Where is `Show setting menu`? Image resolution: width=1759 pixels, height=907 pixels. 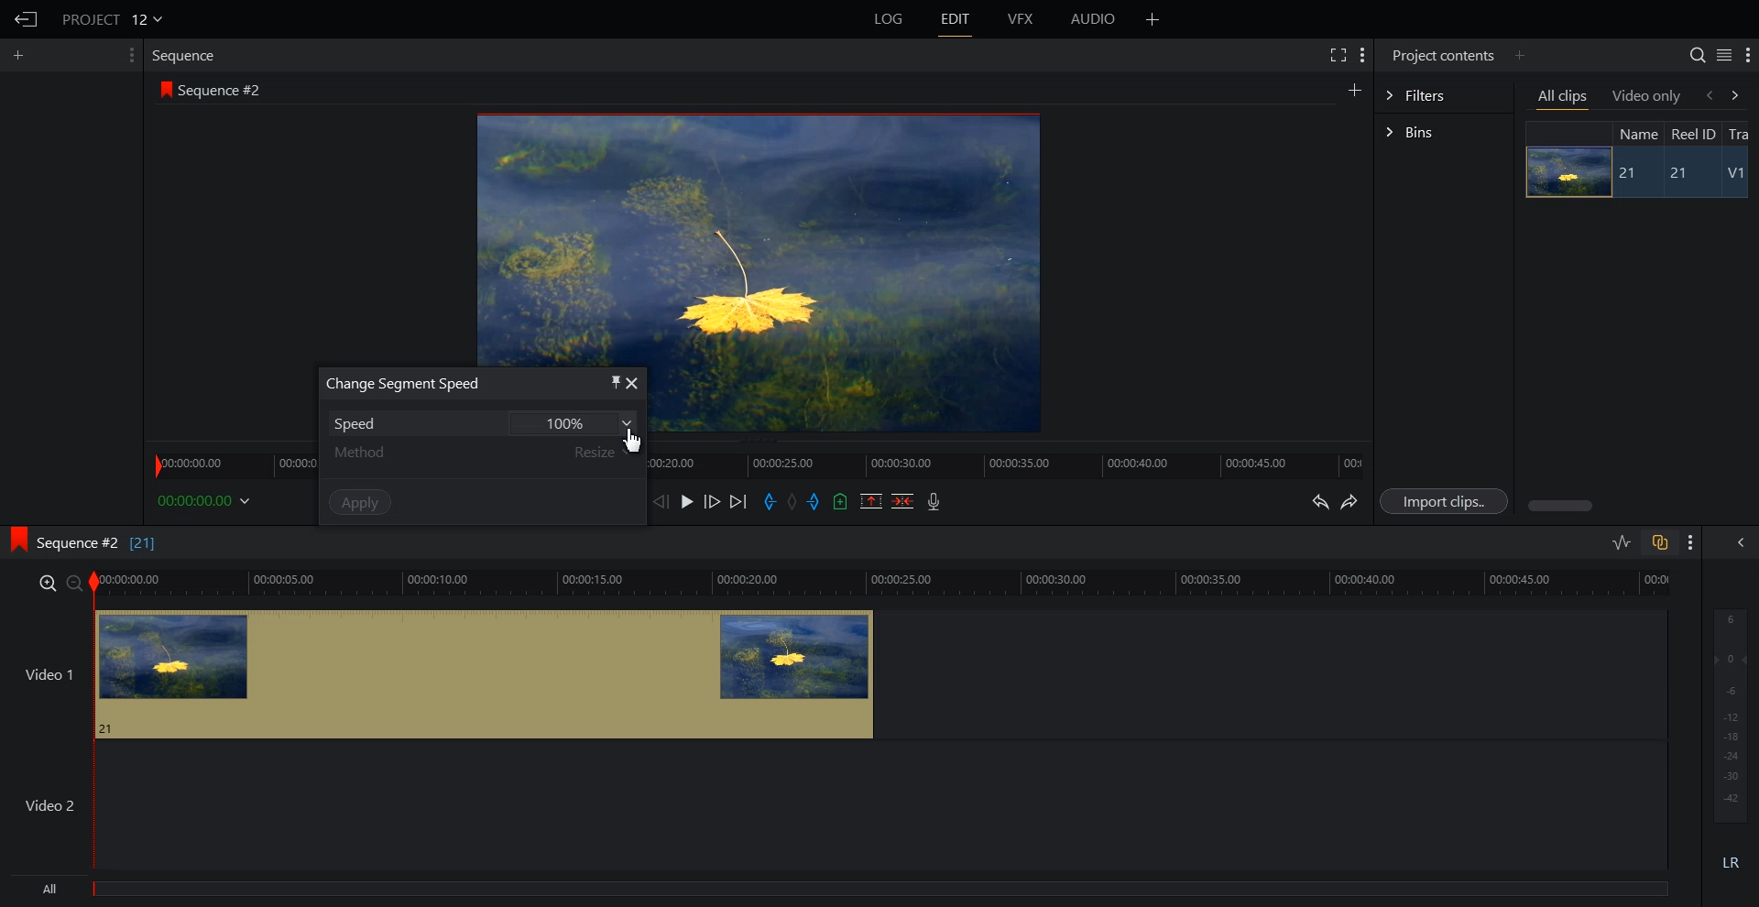 Show setting menu is located at coordinates (1691, 542).